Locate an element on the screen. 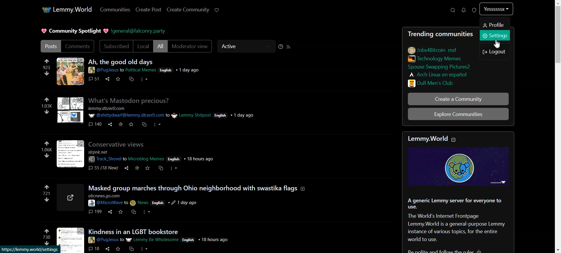 The width and height of the screenshot is (561, 253). downvote is located at coordinates (47, 73).